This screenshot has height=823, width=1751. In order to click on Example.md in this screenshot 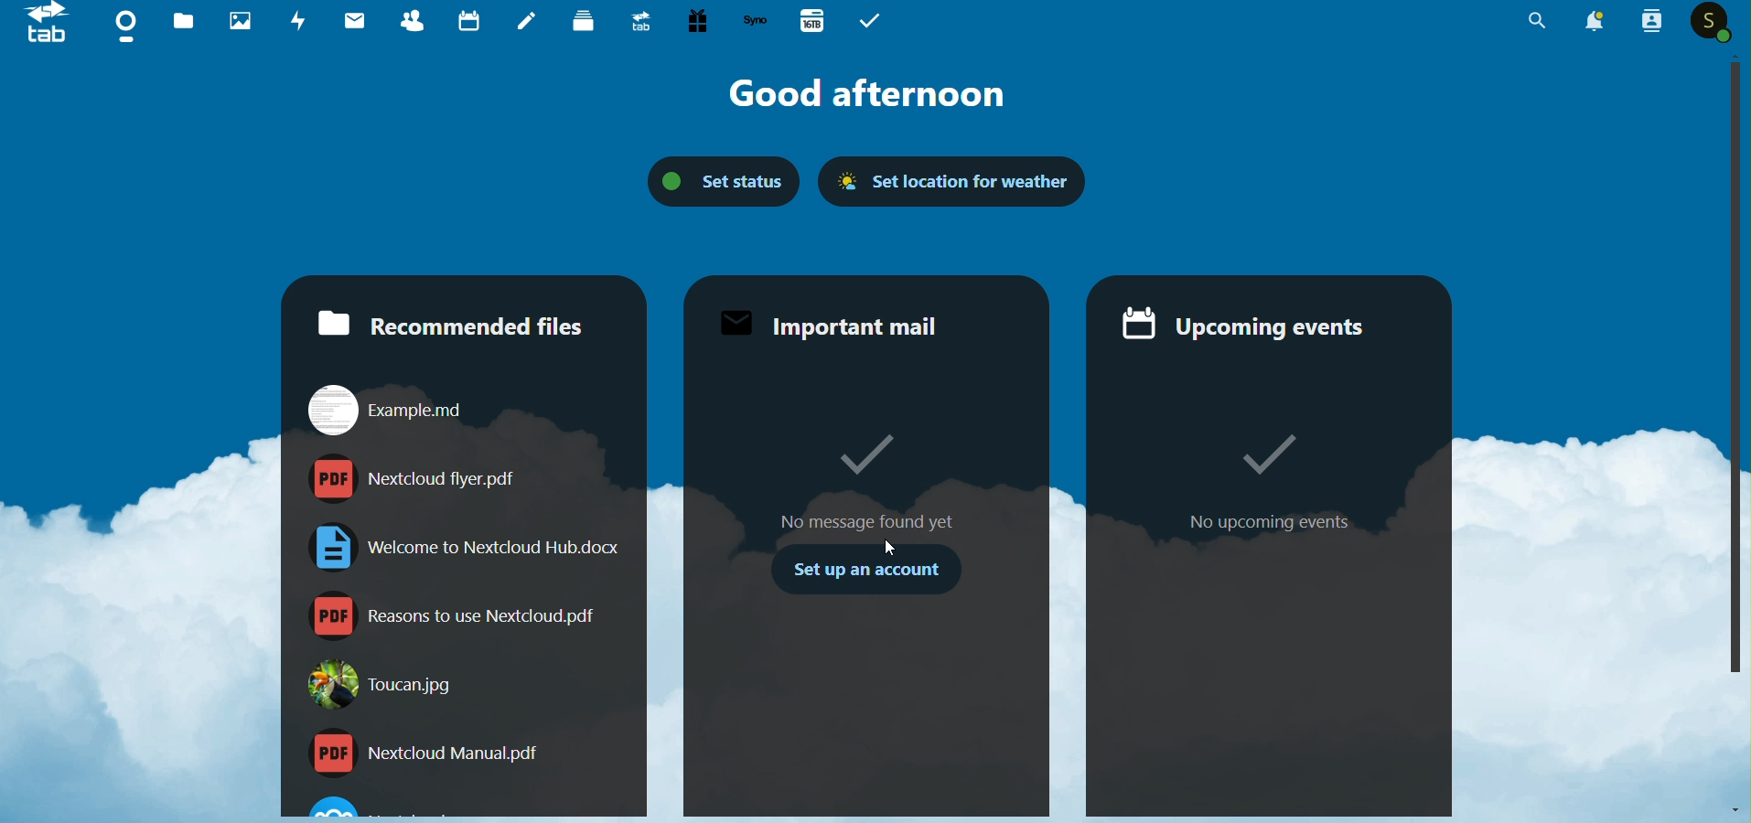, I will do `click(383, 408)`.